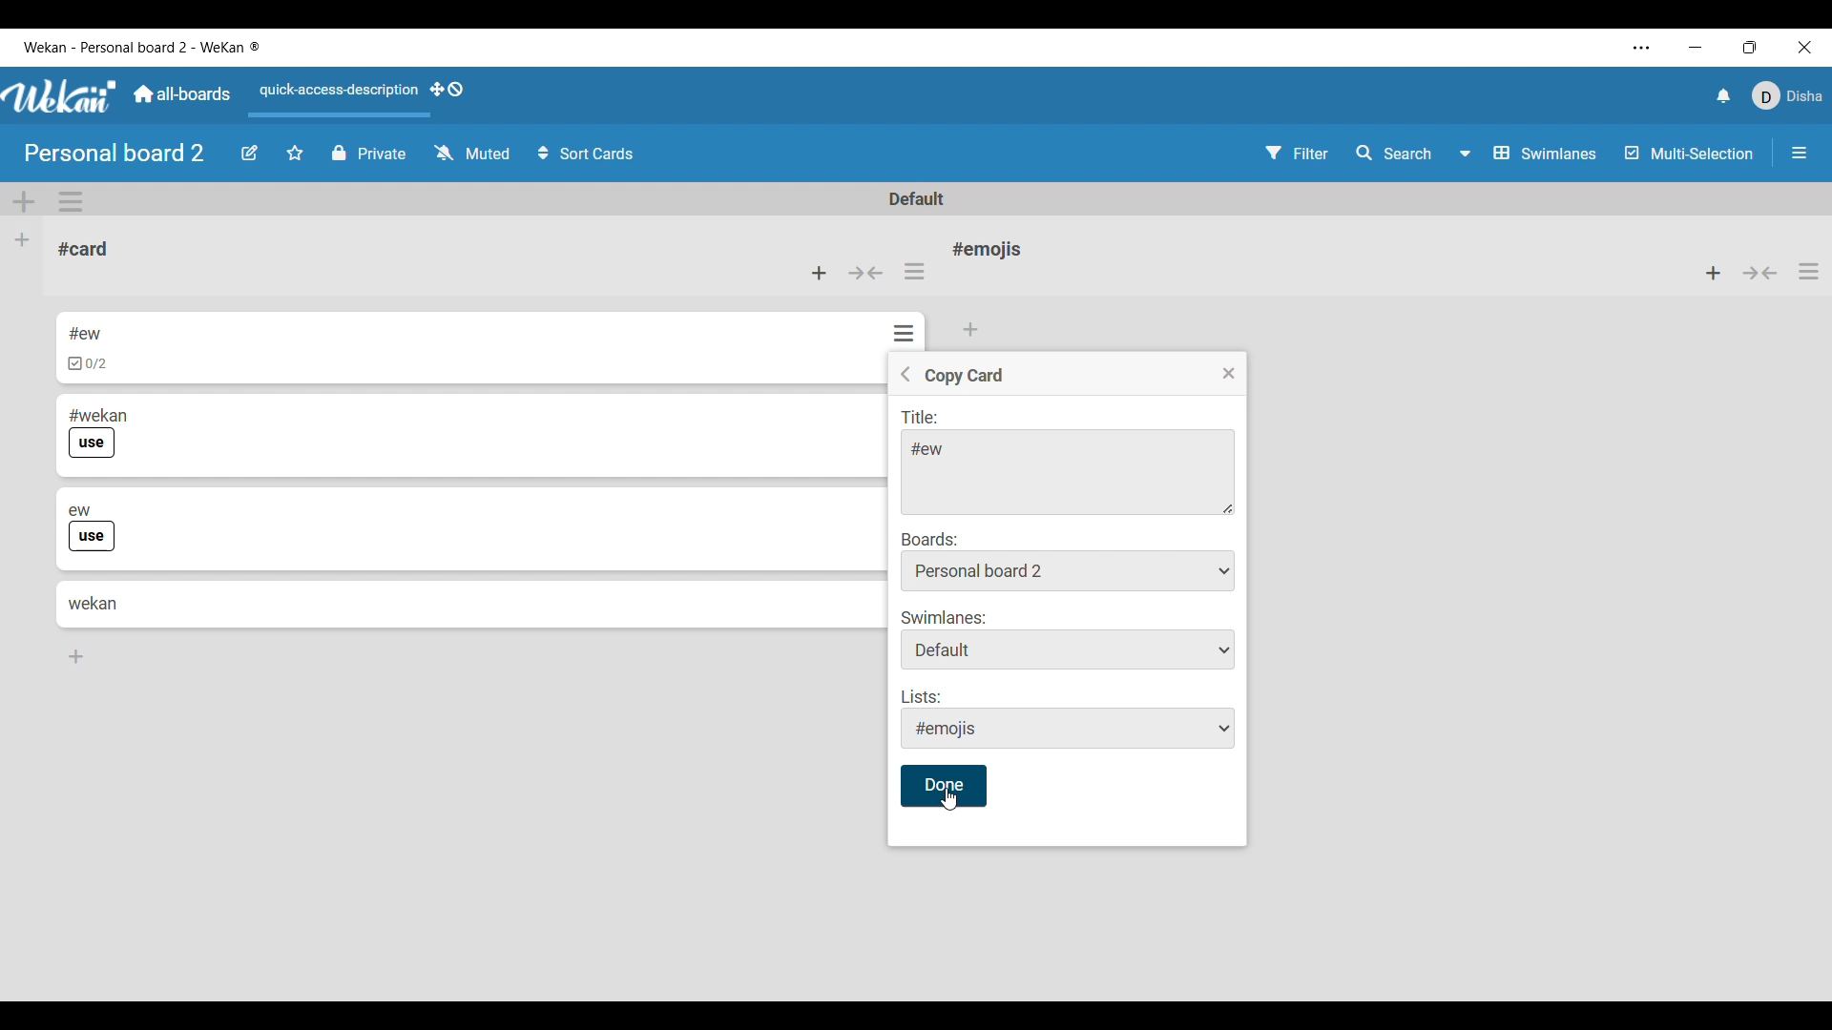  Describe the element at coordinates (914, 271) in the screenshot. I see `List actions` at that location.